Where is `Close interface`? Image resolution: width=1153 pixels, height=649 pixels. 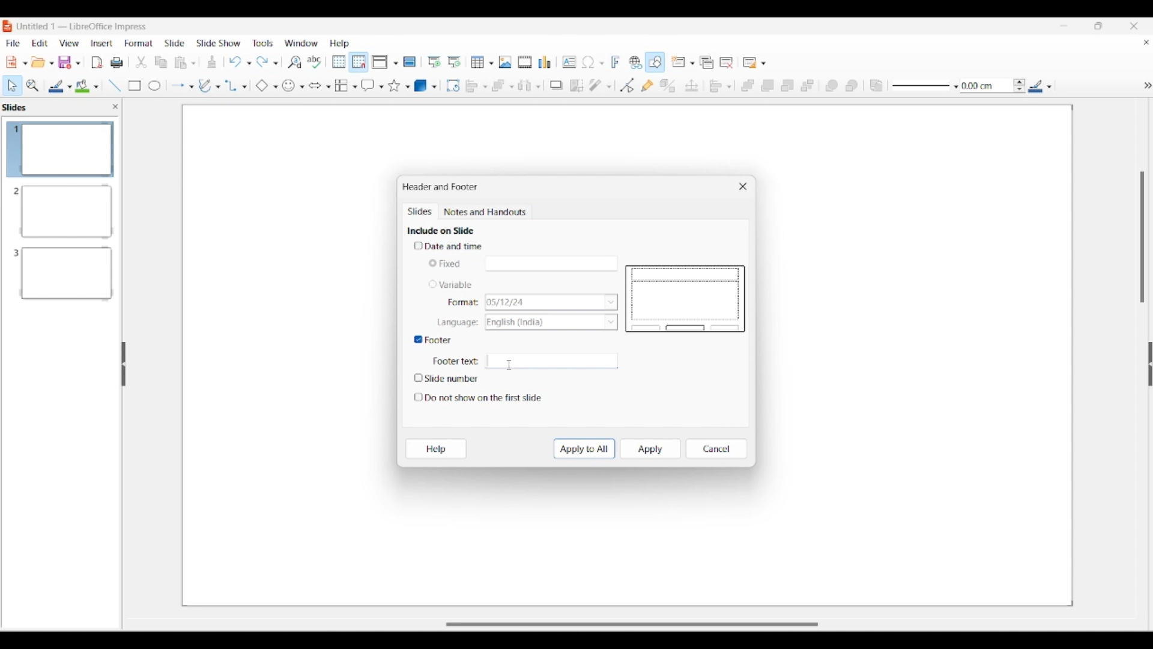 Close interface is located at coordinates (1134, 26).